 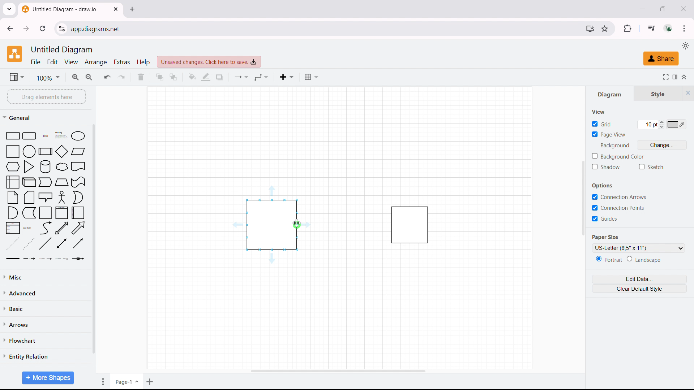 I want to click on collapse/expand, so click(x=685, y=76).